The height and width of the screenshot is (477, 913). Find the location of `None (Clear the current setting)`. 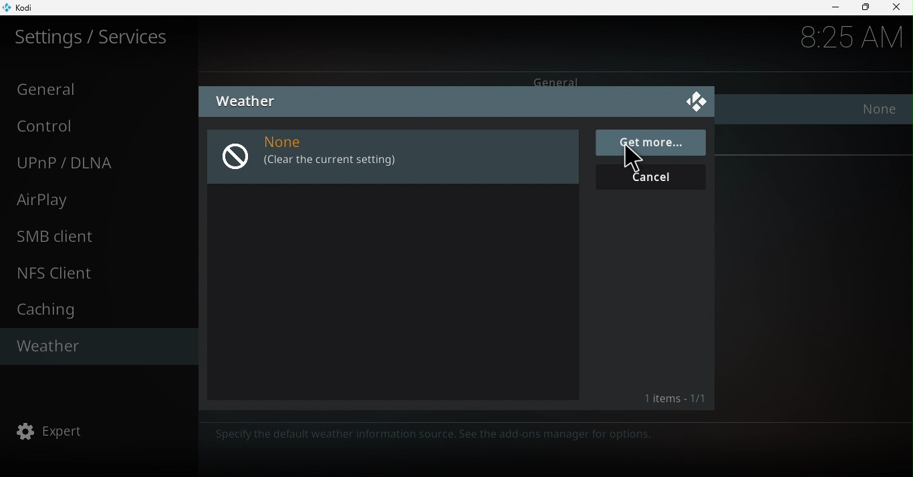

None (Clear the current setting) is located at coordinates (396, 158).